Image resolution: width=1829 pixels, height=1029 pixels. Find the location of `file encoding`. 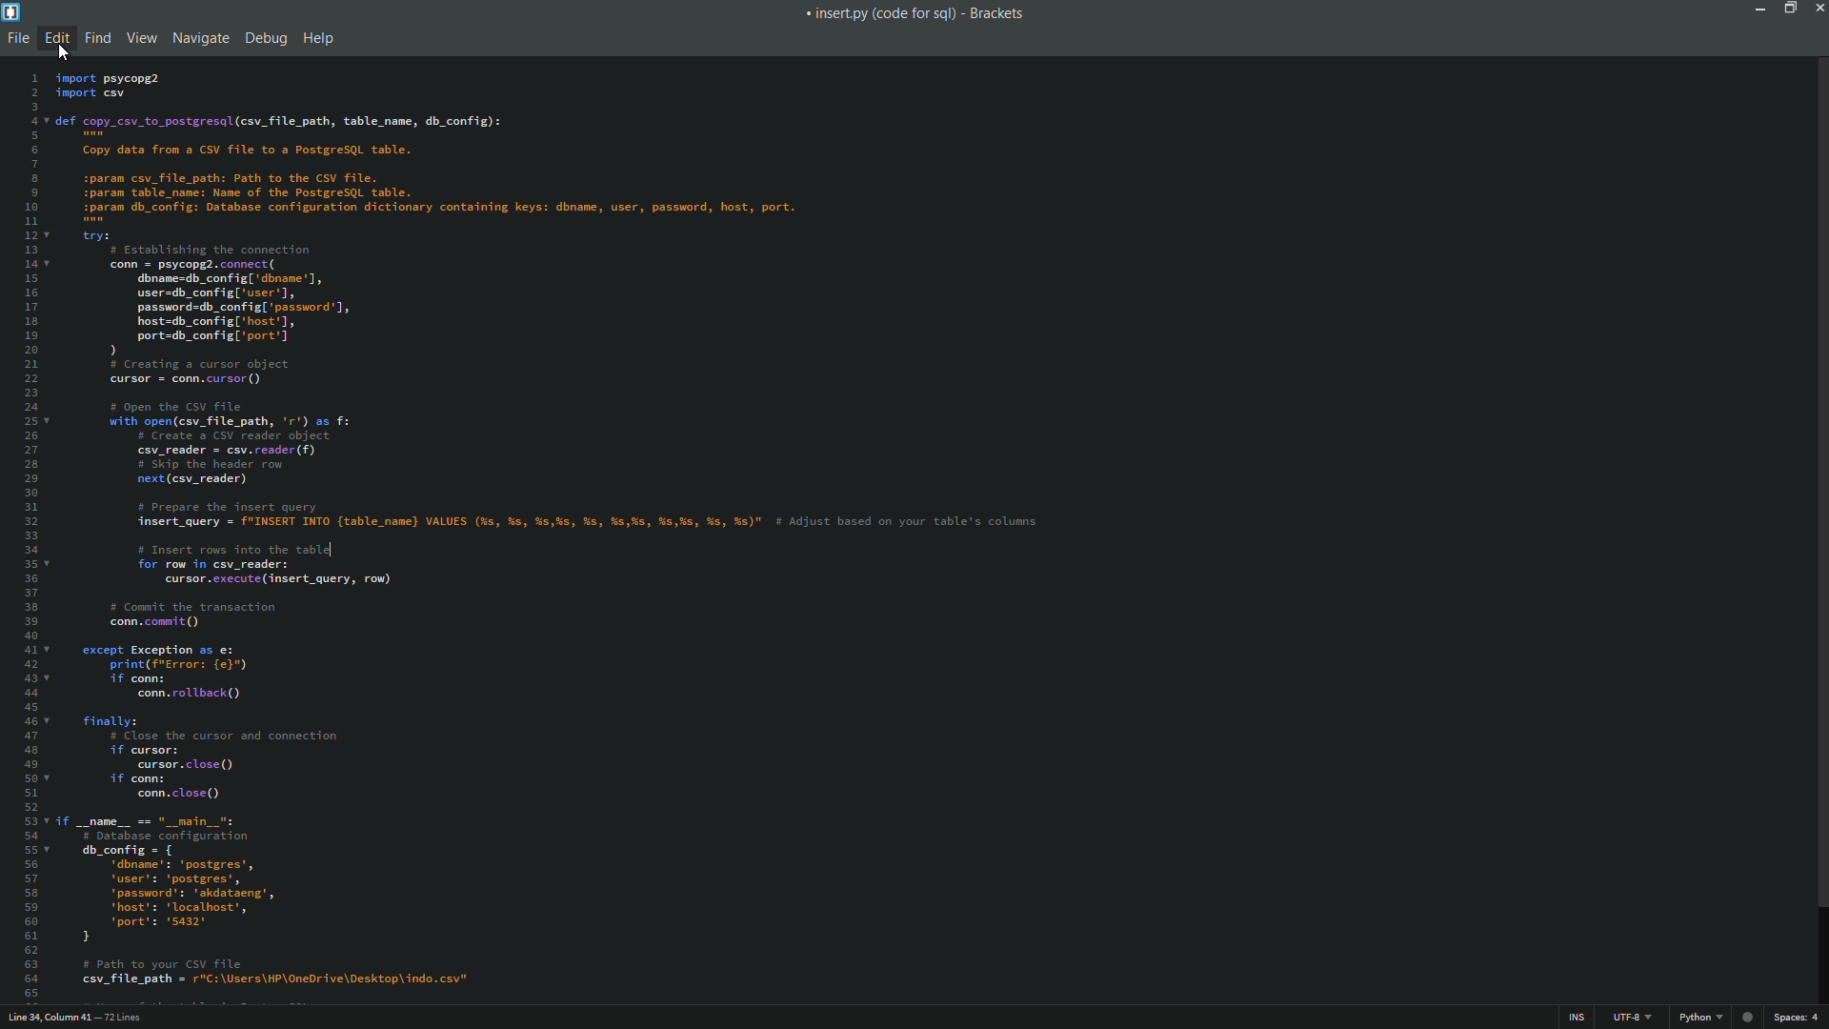

file encoding is located at coordinates (1632, 1018).